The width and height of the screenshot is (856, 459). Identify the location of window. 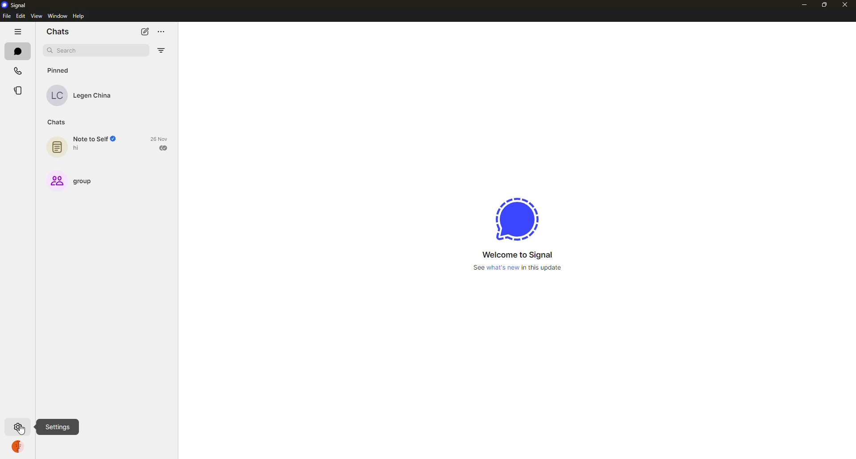
(57, 16).